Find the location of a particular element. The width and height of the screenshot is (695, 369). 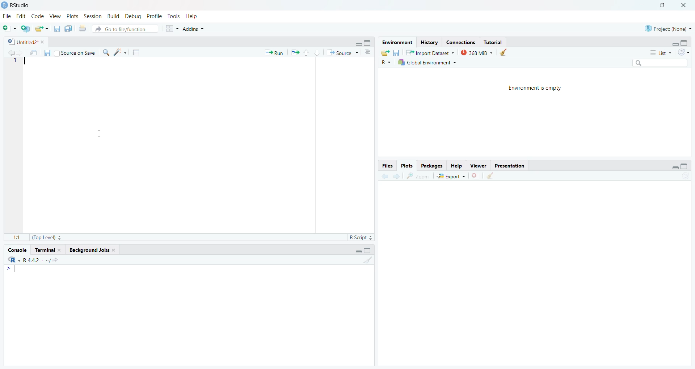

Global Environment + is located at coordinates (427, 63).